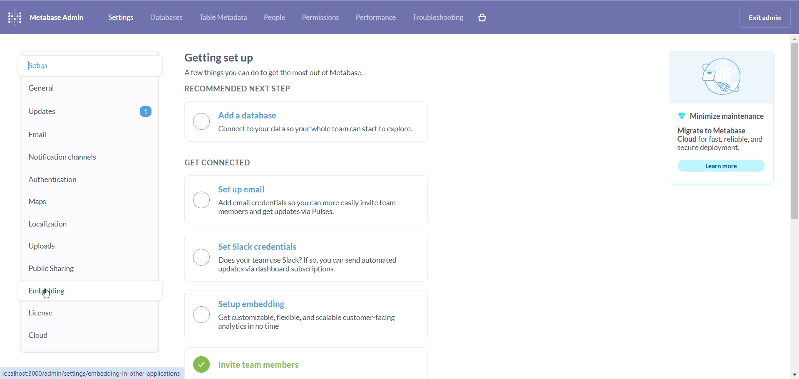 The image size is (799, 379). What do you see at coordinates (72, 226) in the screenshot?
I see `localization` at bounding box center [72, 226].